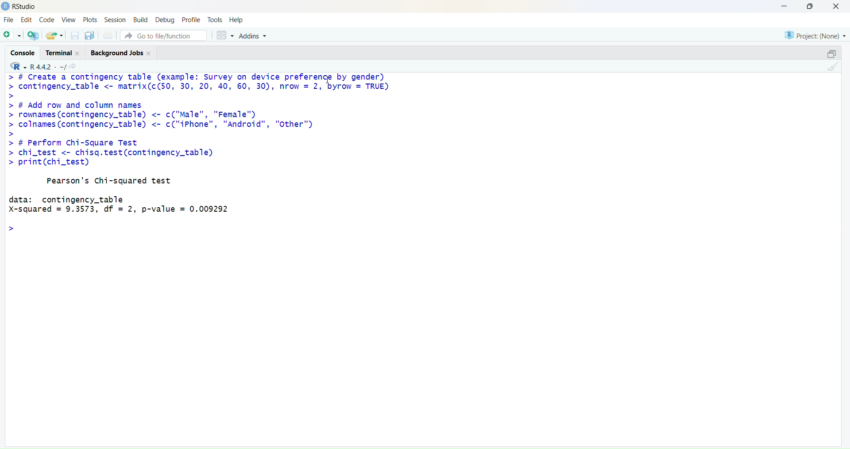 This screenshot has width=850, height=449. Describe the element at coordinates (73, 66) in the screenshot. I see `share icon` at that location.